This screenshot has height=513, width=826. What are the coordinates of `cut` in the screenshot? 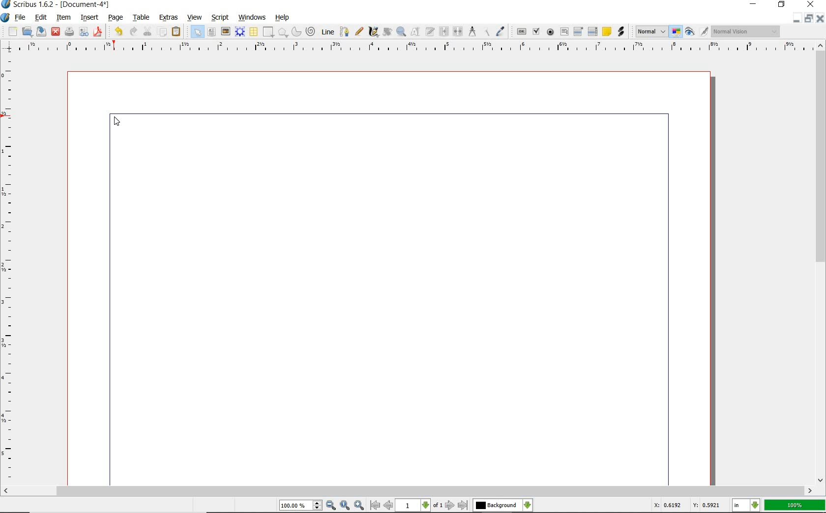 It's located at (148, 31).